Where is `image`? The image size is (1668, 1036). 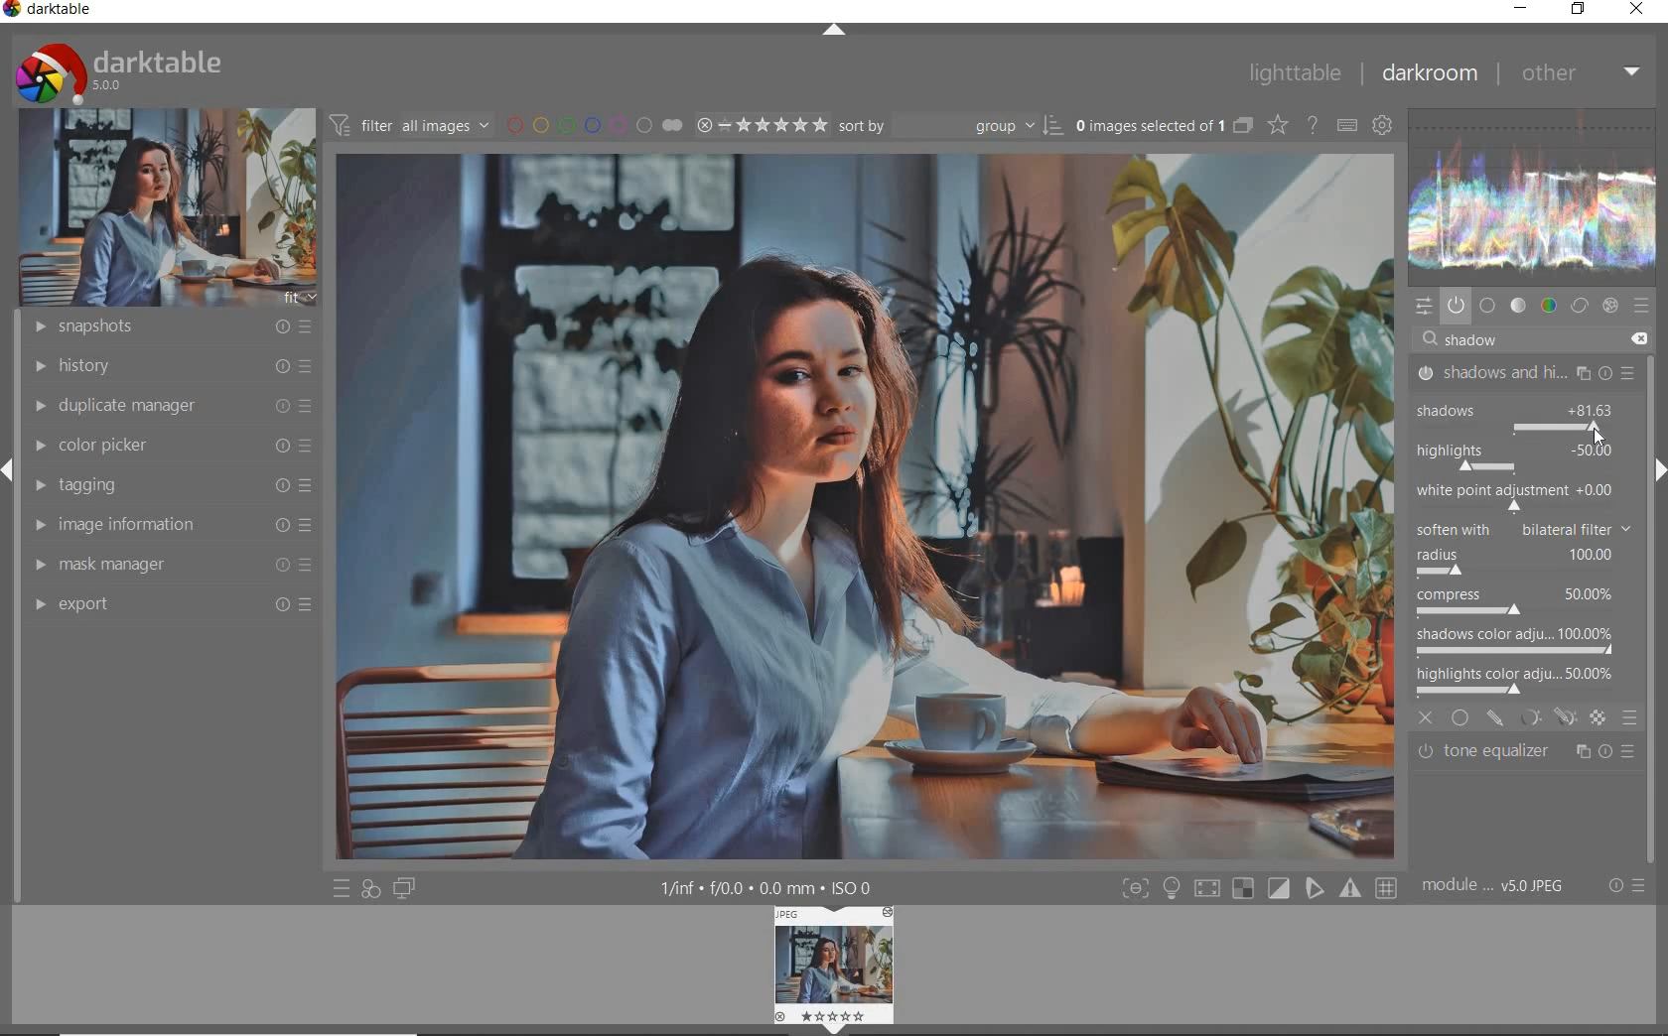
image is located at coordinates (160, 208).